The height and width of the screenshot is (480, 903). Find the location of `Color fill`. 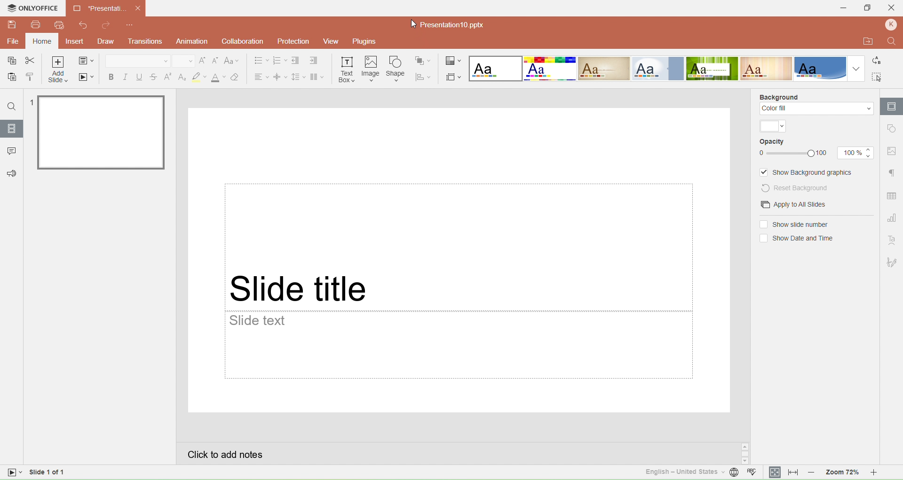

Color fill is located at coordinates (816, 109).